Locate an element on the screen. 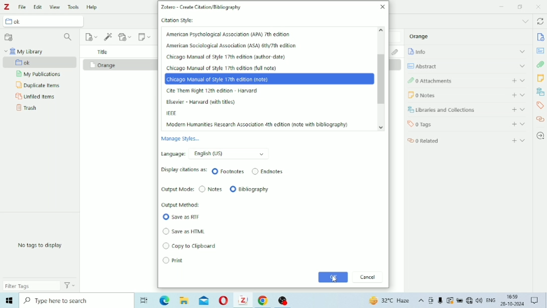  Related is located at coordinates (467, 139).